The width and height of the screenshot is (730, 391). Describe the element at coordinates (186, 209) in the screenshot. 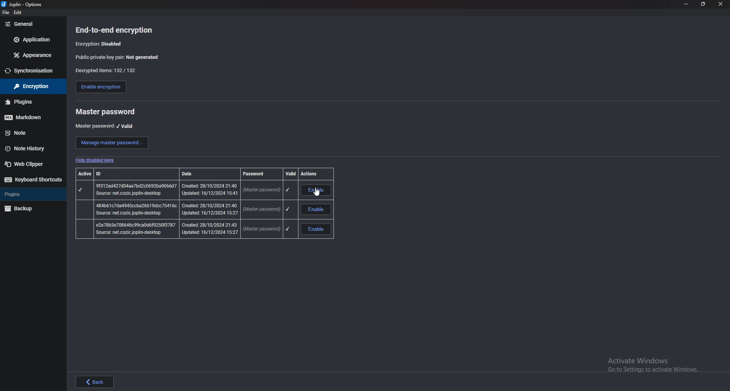

I see `master password` at that location.